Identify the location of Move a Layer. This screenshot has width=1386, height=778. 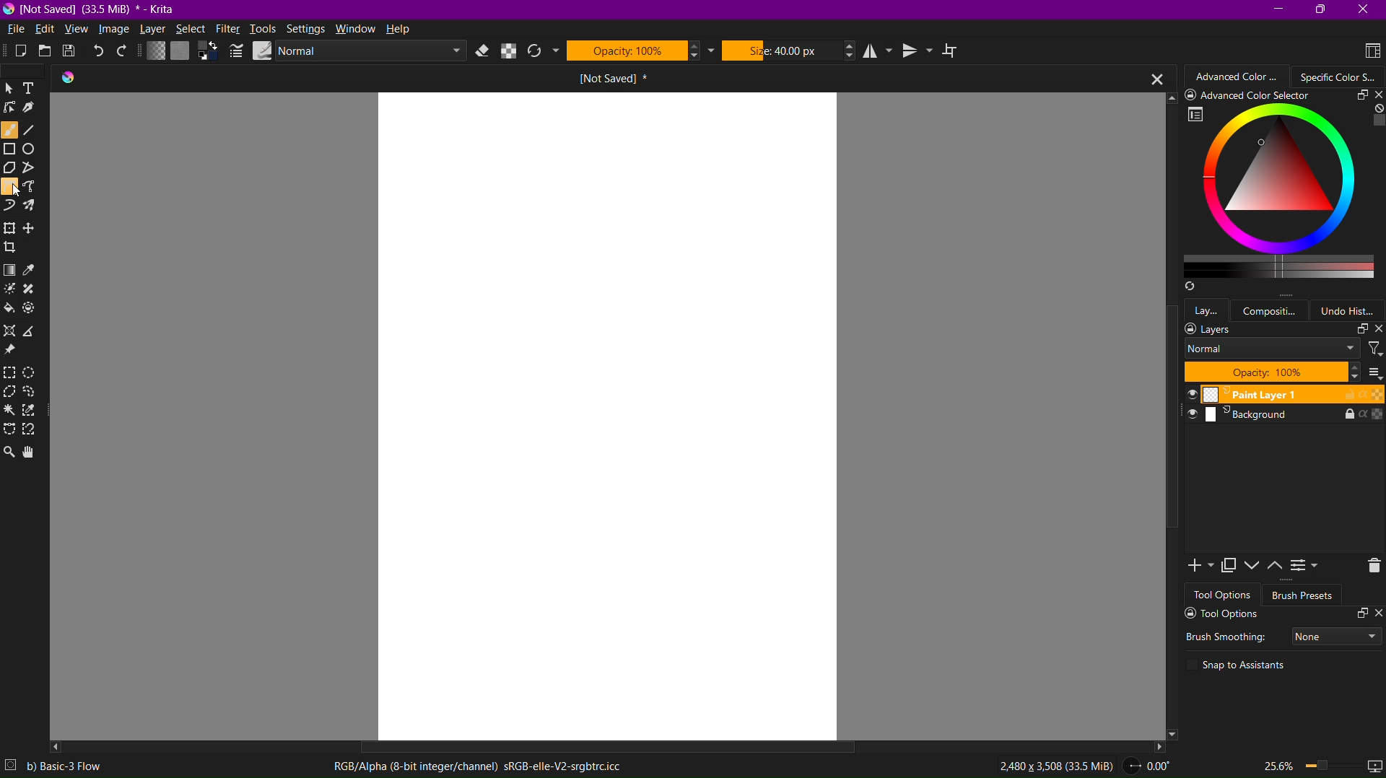
(33, 229).